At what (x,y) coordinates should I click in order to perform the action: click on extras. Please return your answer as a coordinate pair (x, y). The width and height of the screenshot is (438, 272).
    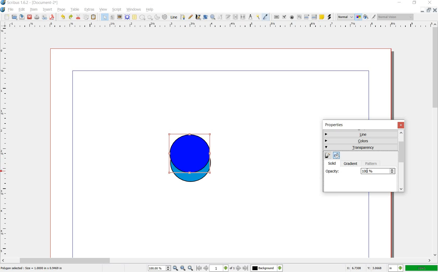
    Looking at the image, I should click on (89, 10).